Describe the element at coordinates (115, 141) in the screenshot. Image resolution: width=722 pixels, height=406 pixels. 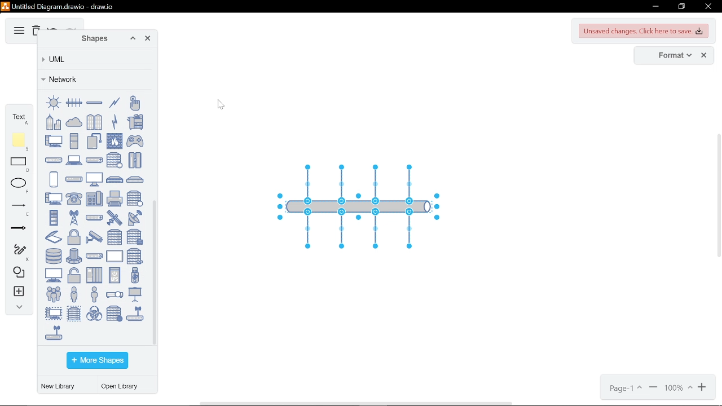
I see `firewall` at that location.